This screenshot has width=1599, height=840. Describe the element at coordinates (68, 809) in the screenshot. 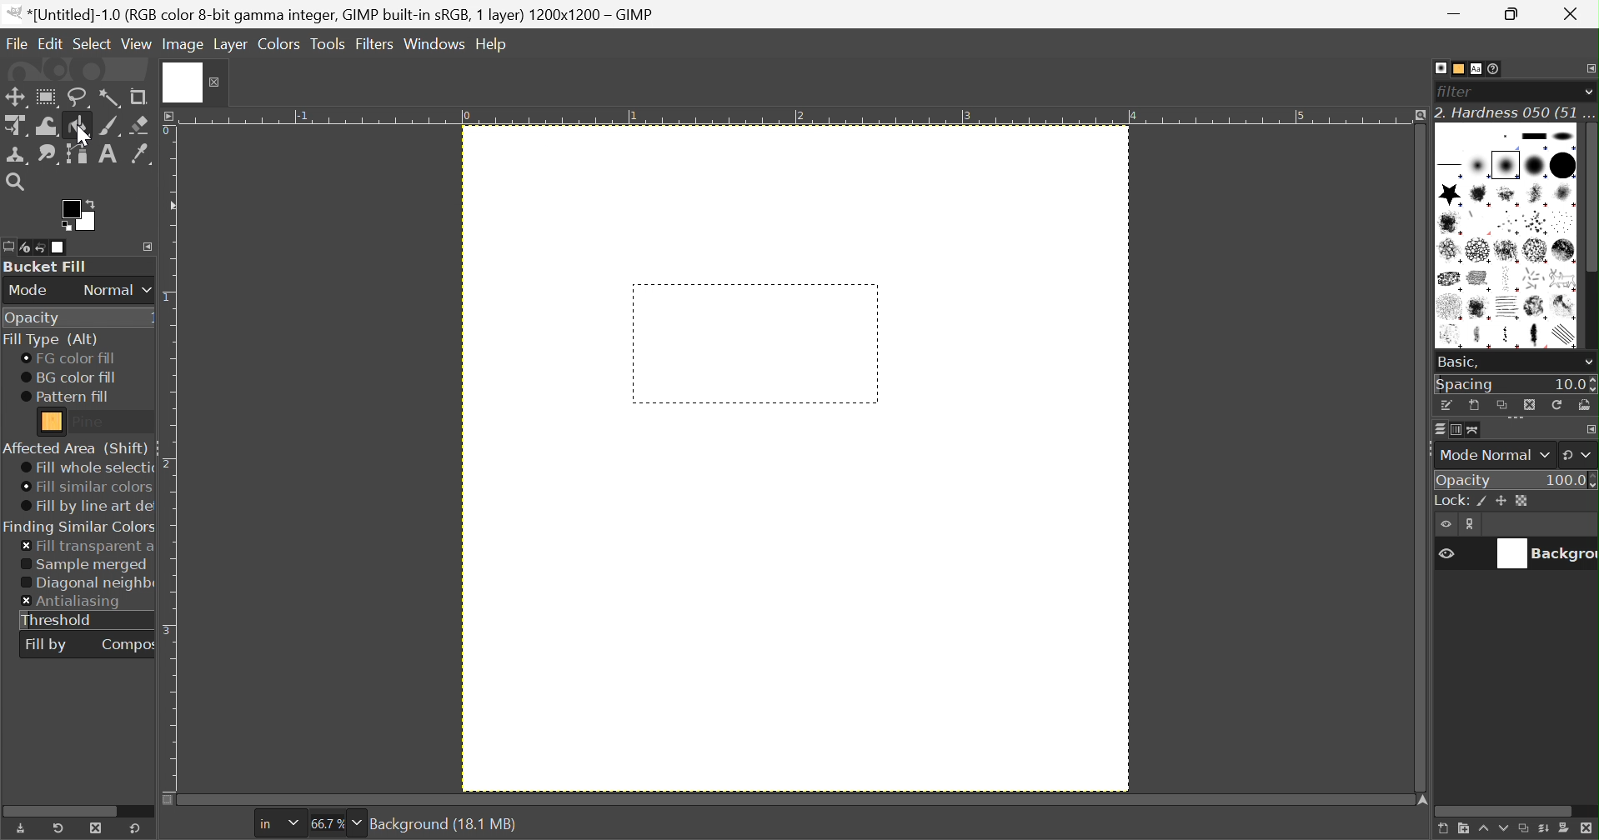

I see `Scroll bar` at that location.